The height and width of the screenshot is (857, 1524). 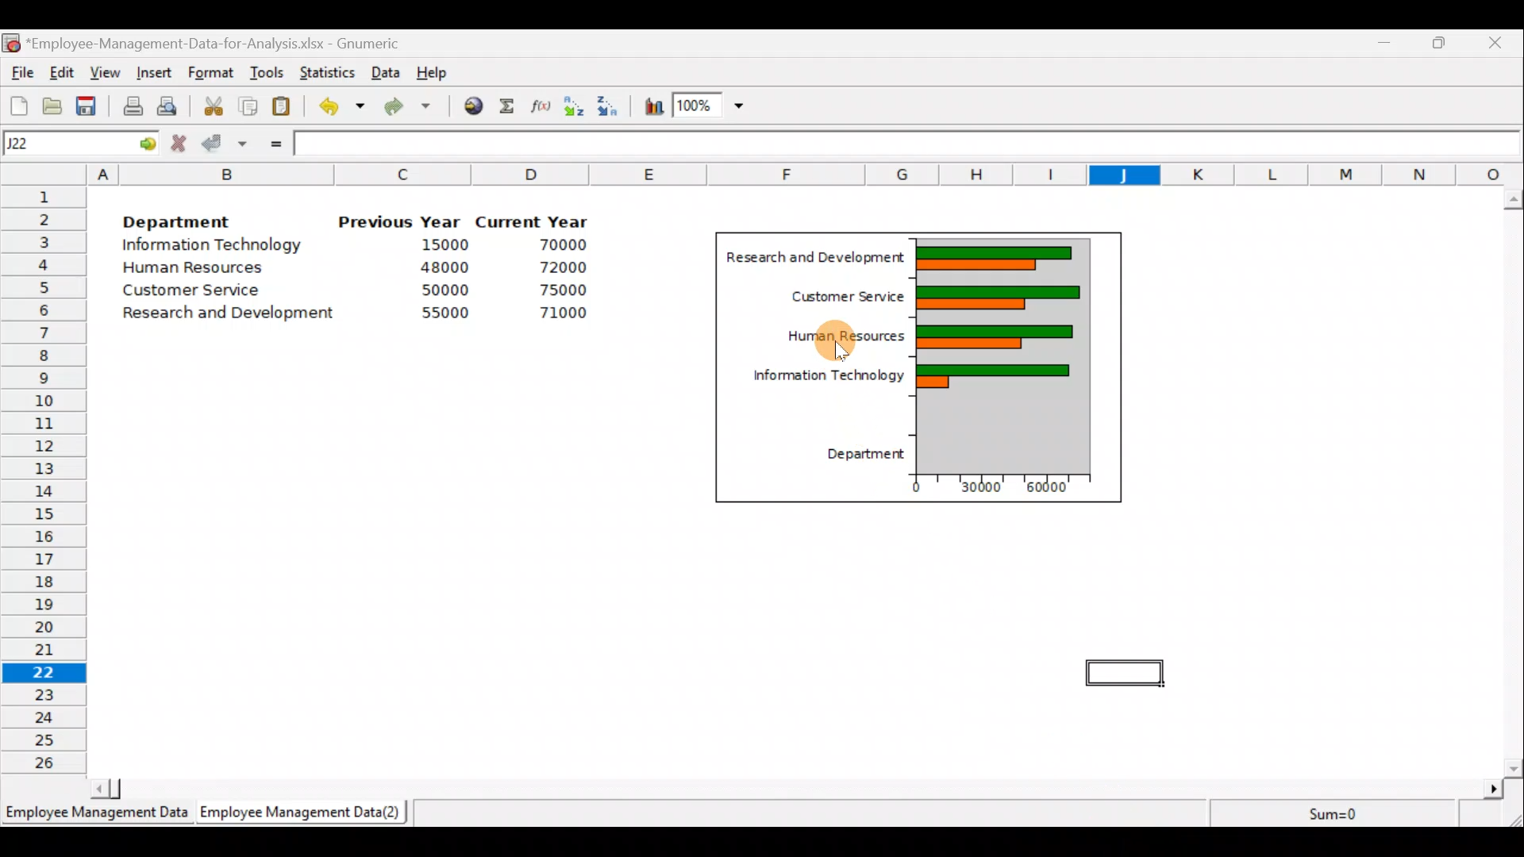 What do you see at coordinates (844, 296) in the screenshot?
I see `Customer Service` at bounding box center [844, 296].